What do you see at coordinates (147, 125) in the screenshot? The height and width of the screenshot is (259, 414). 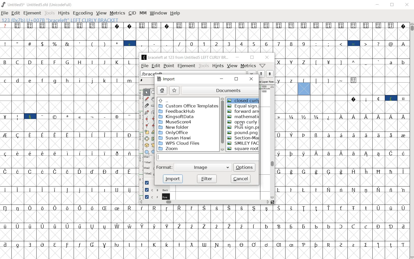 I see `Add a corner point` at bounding box center [147, 125].